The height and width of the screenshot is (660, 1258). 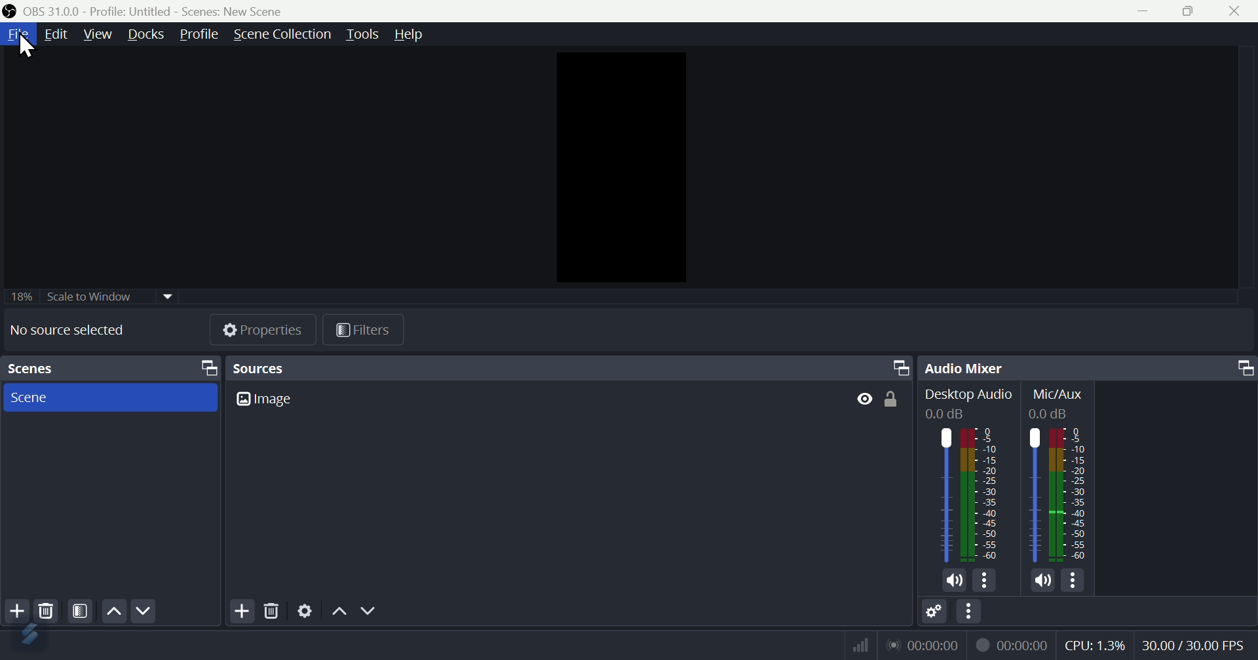 What do you see at coordinates (1090, 365) in the screenshot?
I see `Audio mixer` at bounding box center [1090, 365].